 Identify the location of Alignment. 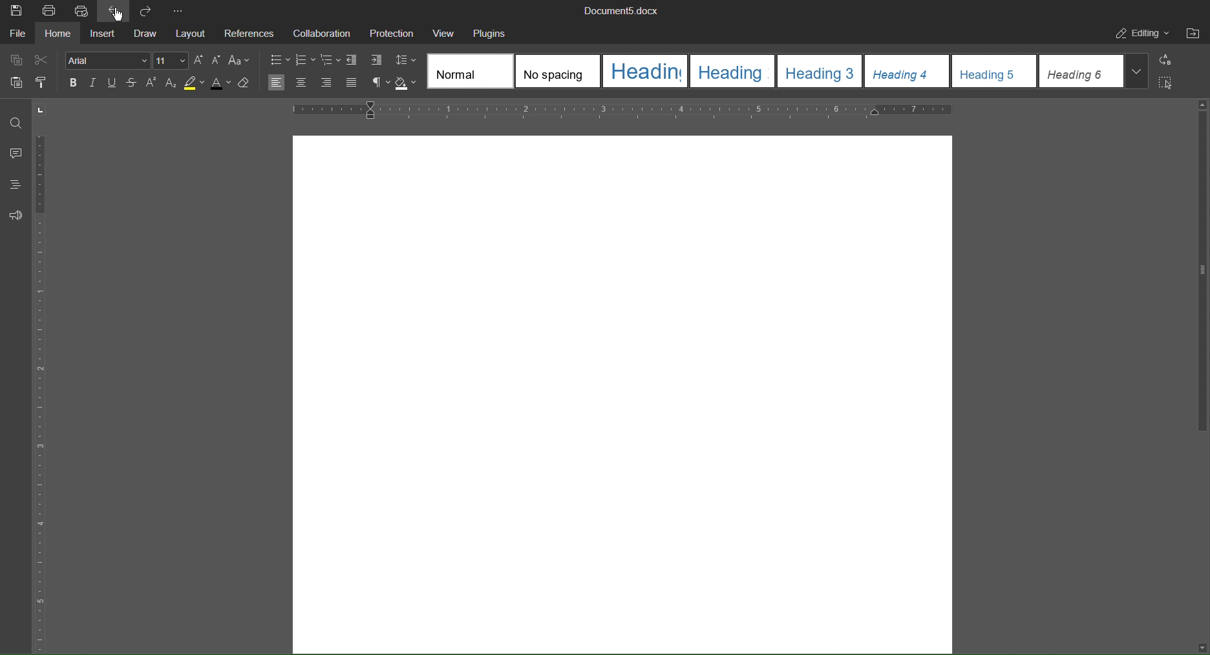
(315, 82).